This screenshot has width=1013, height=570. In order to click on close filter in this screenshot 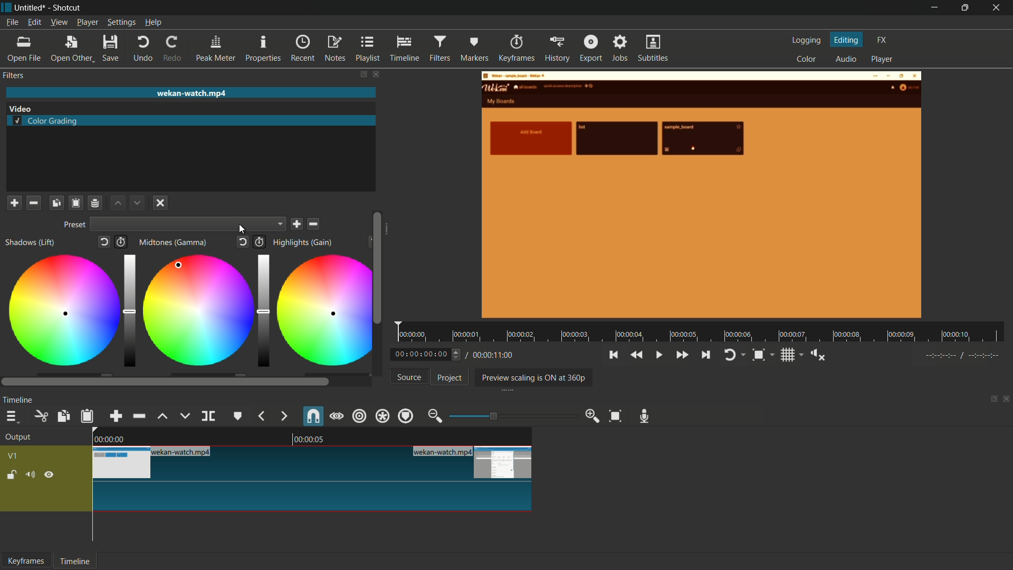, I will do `click(376, 74)`.